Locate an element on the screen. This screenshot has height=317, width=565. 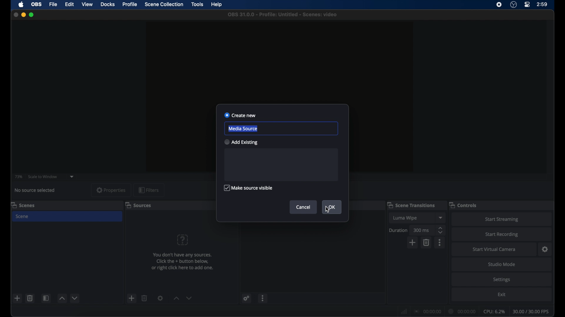
73% is located at coordinates (18, 177).